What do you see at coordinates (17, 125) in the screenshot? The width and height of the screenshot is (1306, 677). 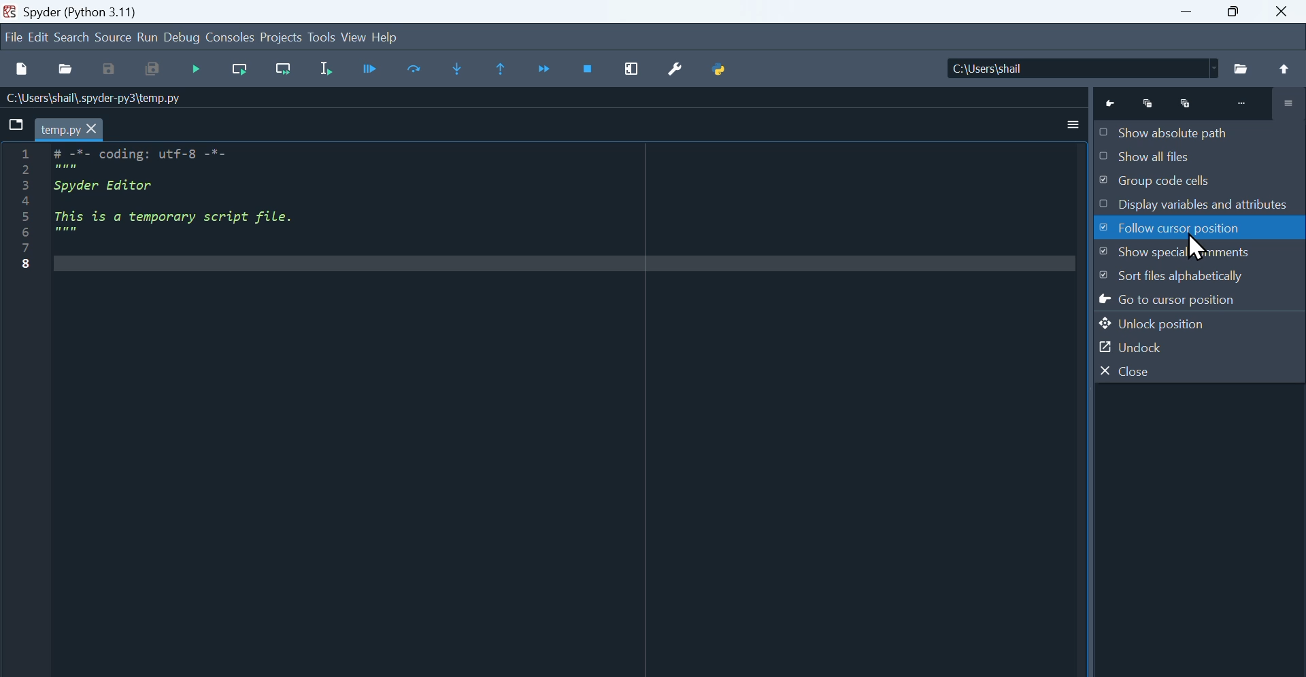 I see `browse tabs` at bounding box center [17, 125].